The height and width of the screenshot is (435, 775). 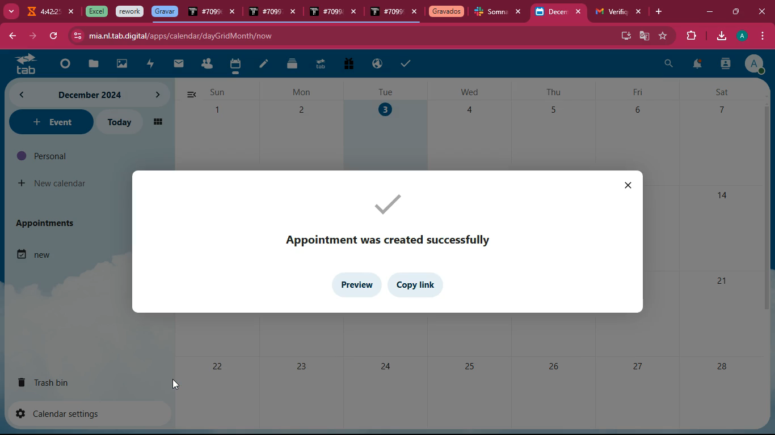 What do you see at coordinates (42, 13) in the screenshot?
I see `tab` at bounding box center [42, 13].